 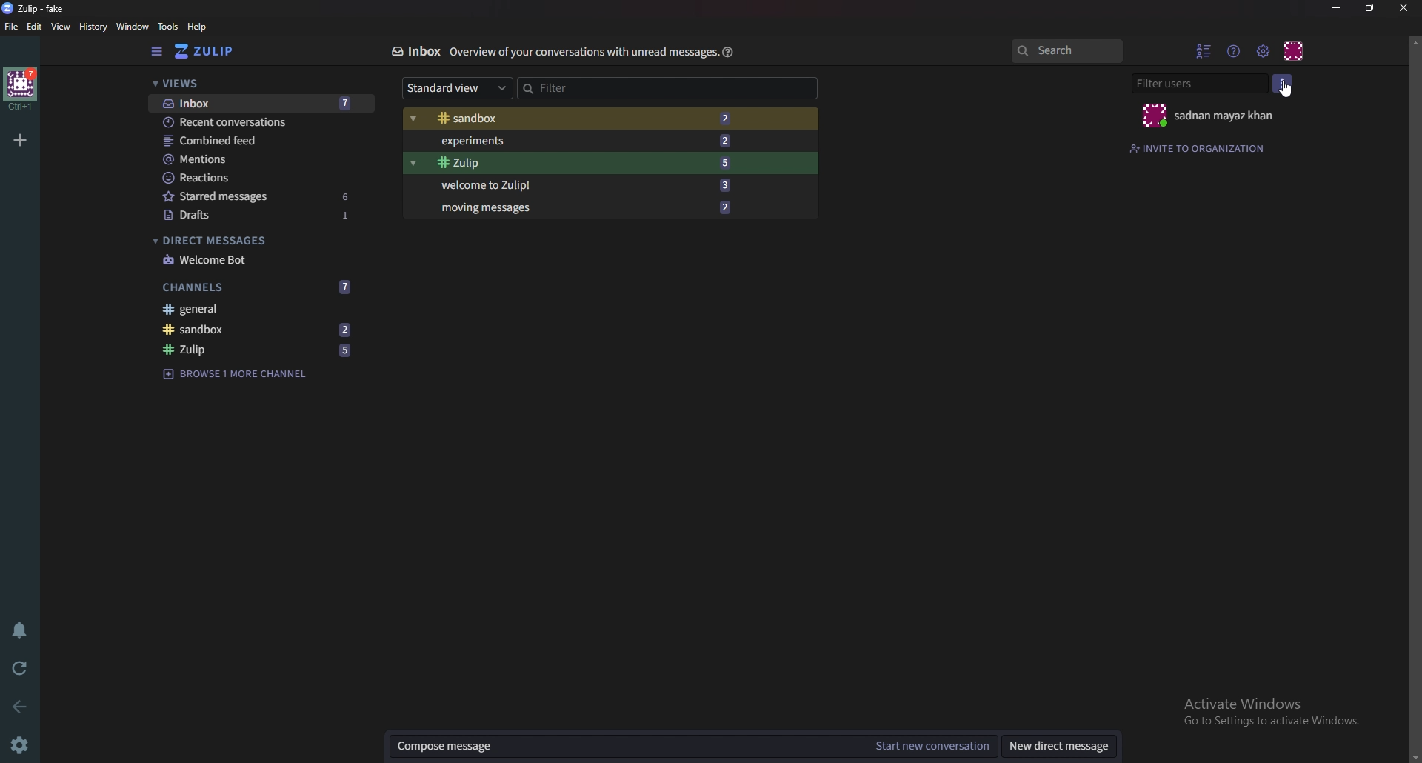 What do you see at coordinates (1373, 8) in the screenshot?
I see `Resize` at bounding box center [1373, 8].